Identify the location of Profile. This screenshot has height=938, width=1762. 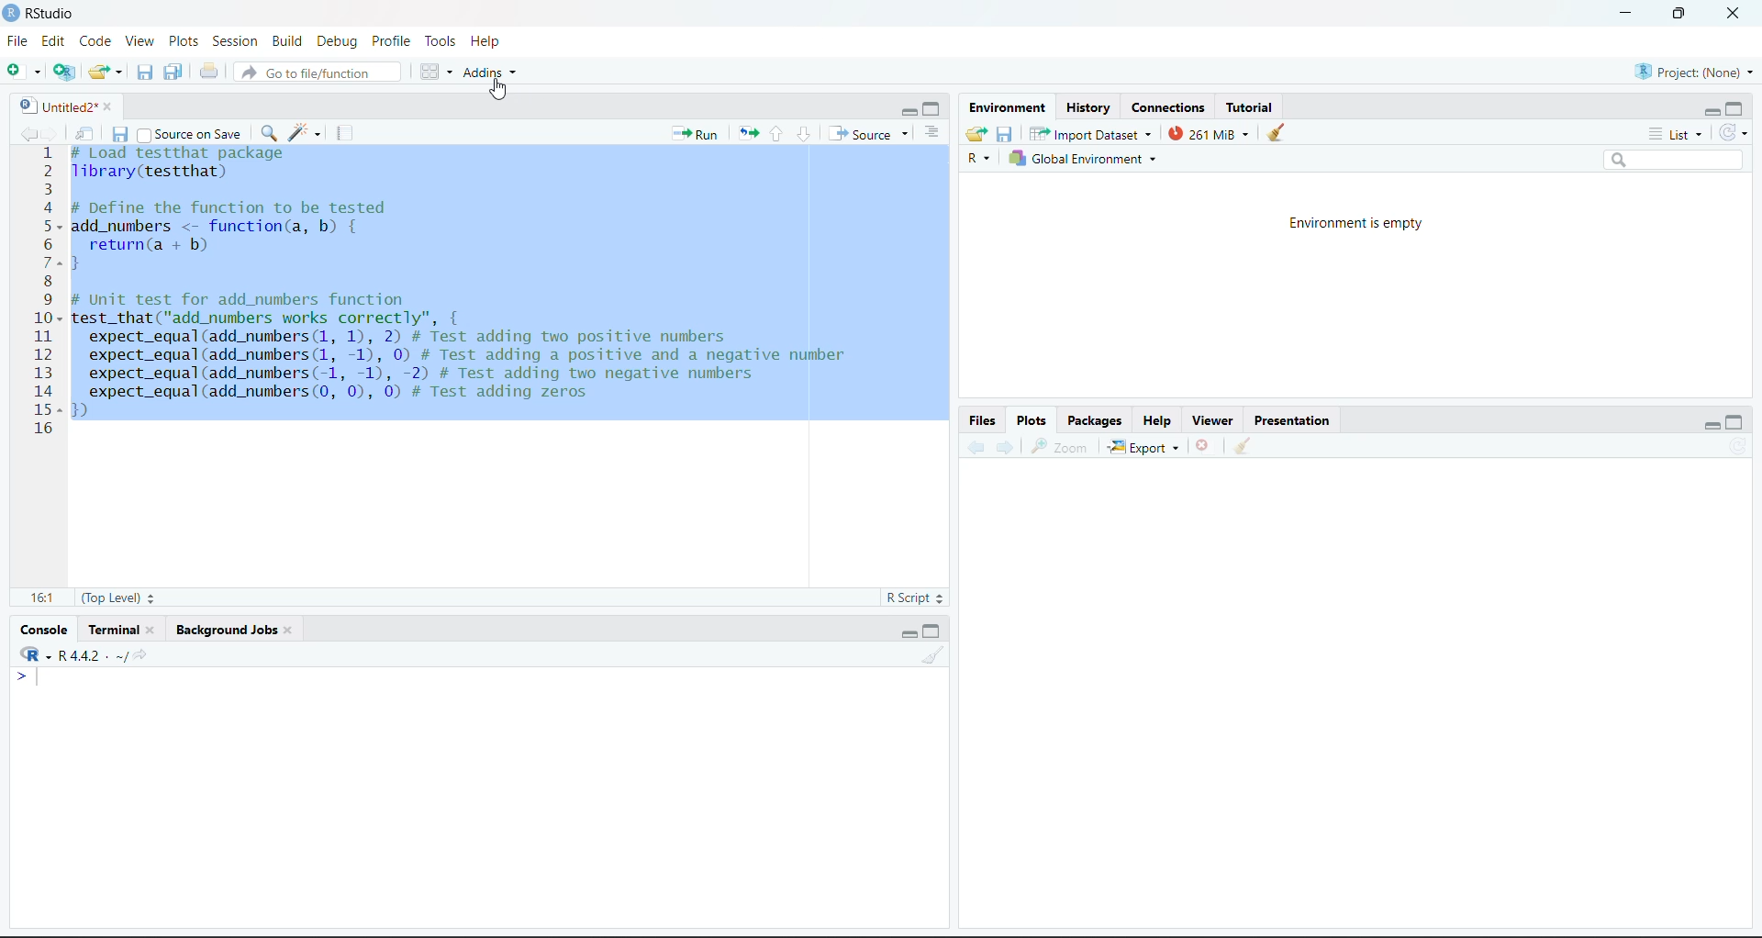
(389, 40).